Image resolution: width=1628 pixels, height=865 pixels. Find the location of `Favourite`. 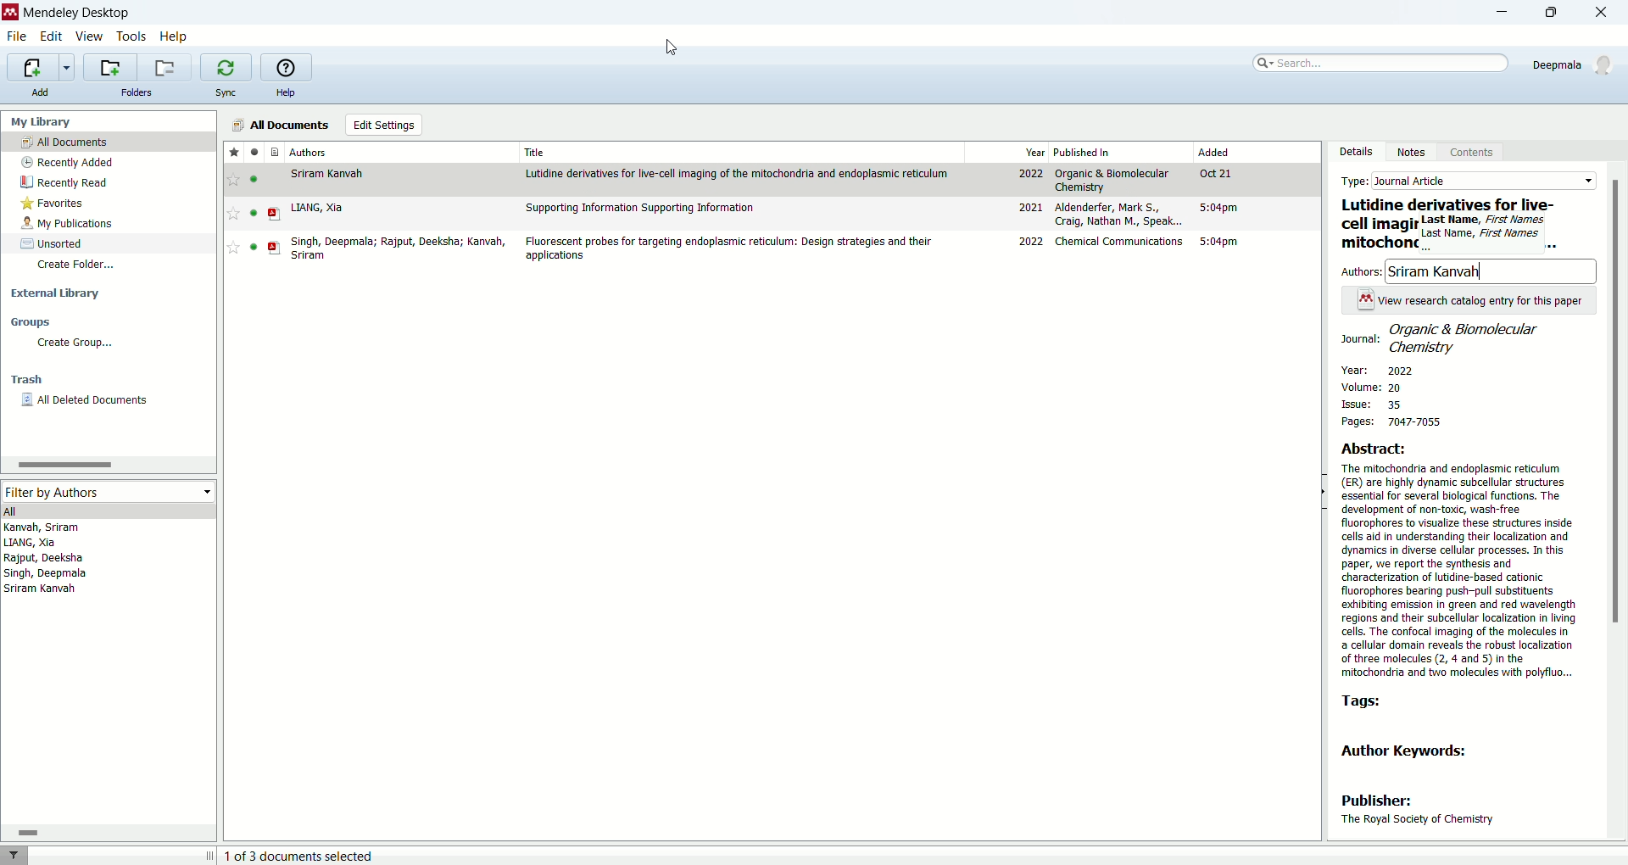

Favourite is located at coordinates (231, 248).